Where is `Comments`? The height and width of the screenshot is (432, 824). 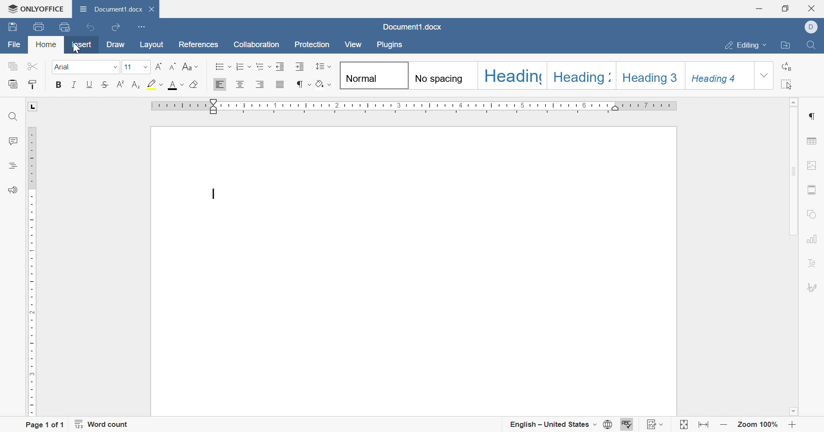
Comments is located at coordinates (12, 142).